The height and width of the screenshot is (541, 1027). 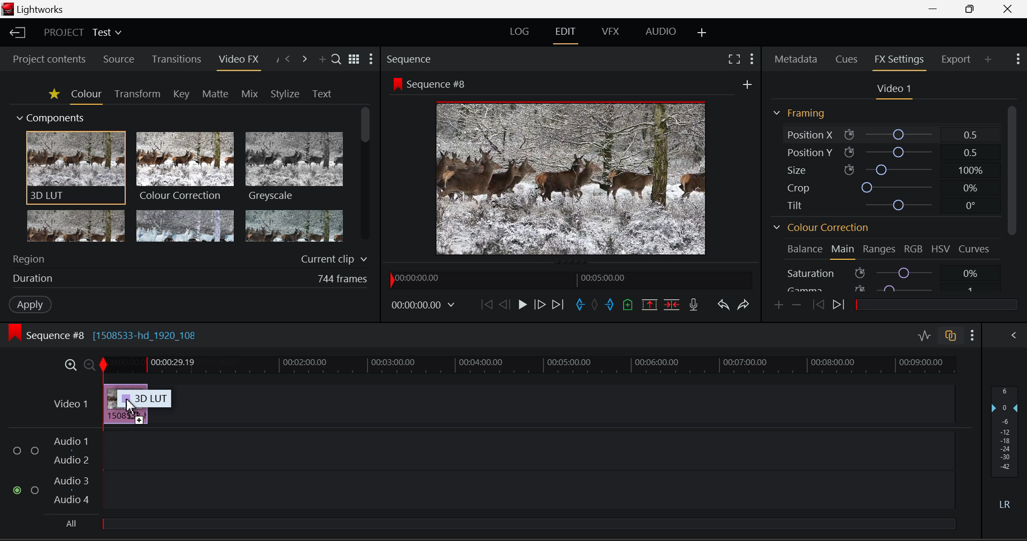 What do you see at coordinates (73, 481) in the screenshot?
I see `Audio 3` at bounding box center [73, 481].